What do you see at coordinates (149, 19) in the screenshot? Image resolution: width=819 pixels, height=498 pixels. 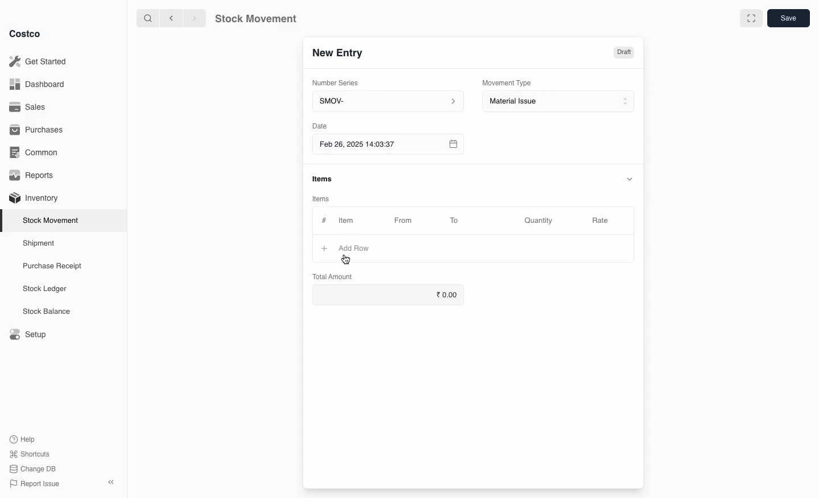 I see `search` at bounding box center [149, 19].